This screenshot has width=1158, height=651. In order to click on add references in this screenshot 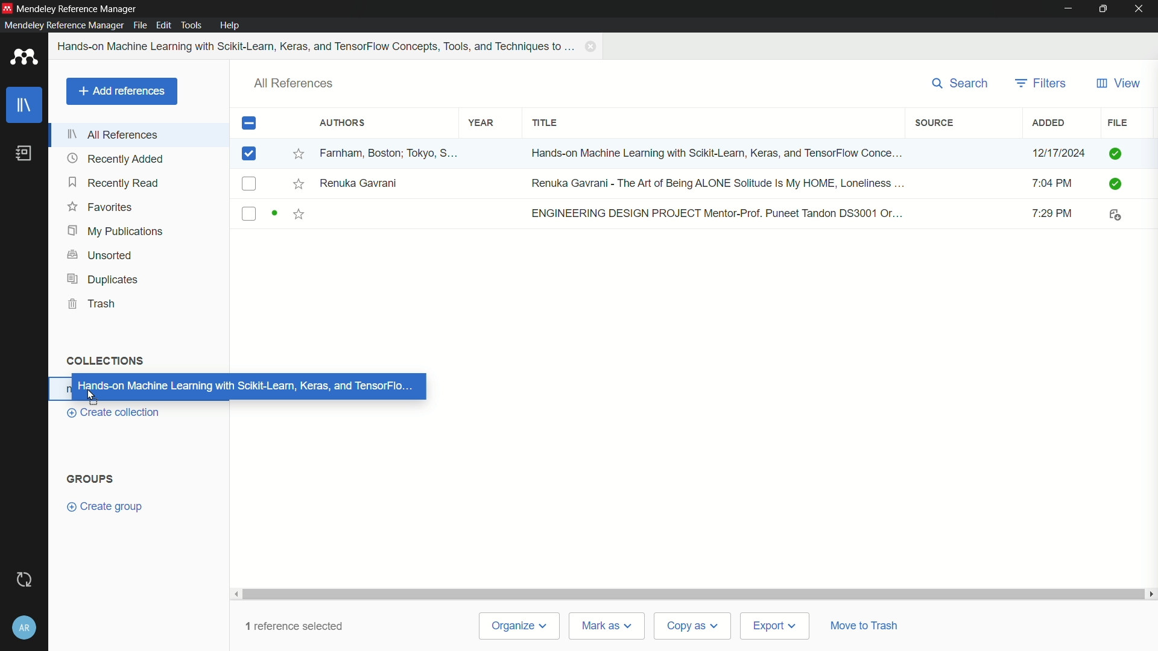, I will do `click(121, 92)`.